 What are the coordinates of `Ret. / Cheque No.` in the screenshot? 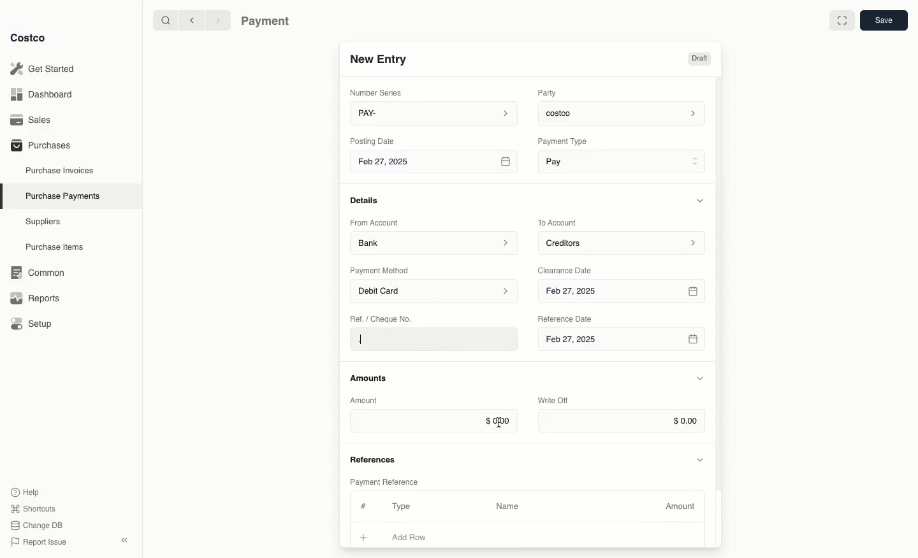 It's located at (382, 318).